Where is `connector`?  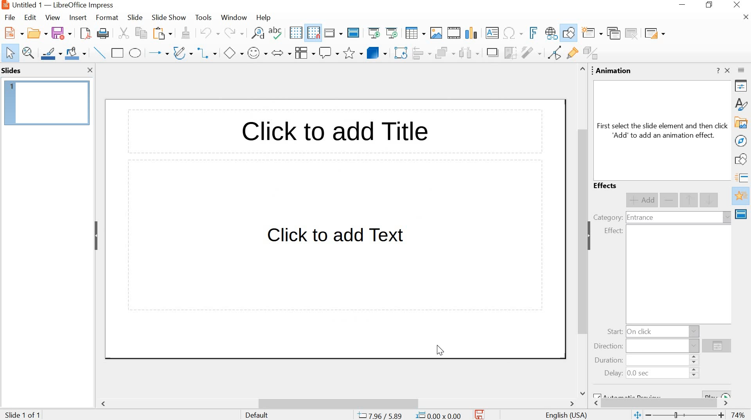 connector is located at coordinates (207, 54).